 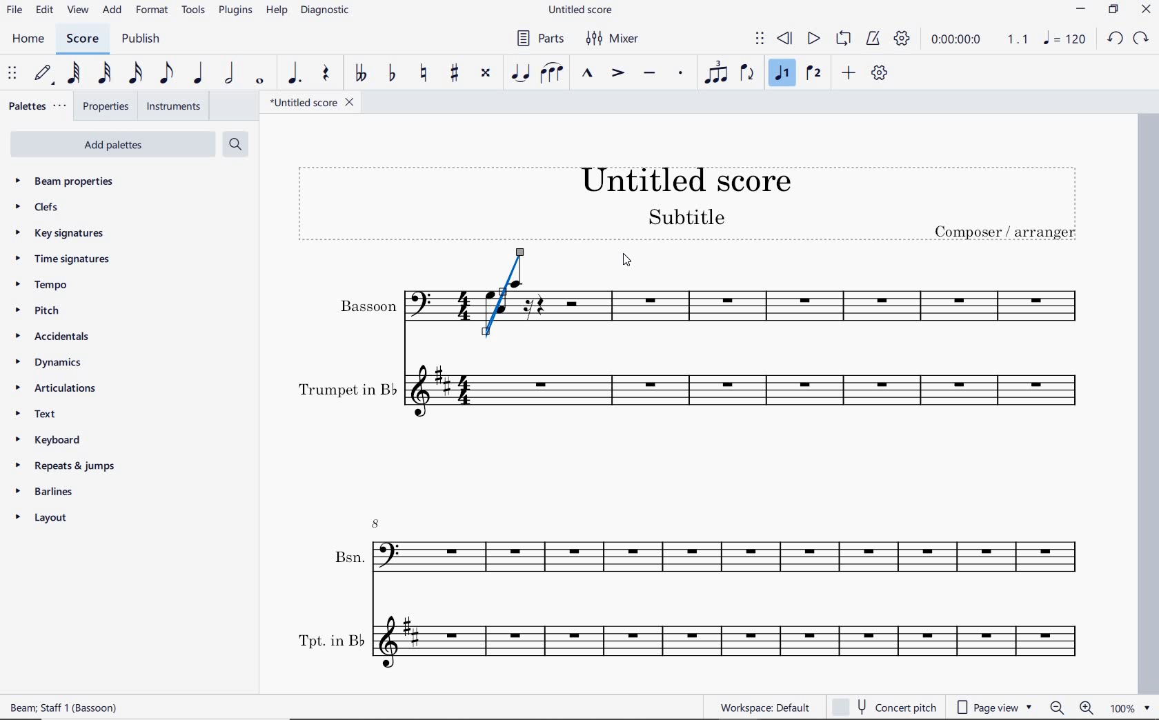 What do you see at coordinates (882, 706) in the screenshot?
I see `concert pitch` at bounding box center [882, 706].